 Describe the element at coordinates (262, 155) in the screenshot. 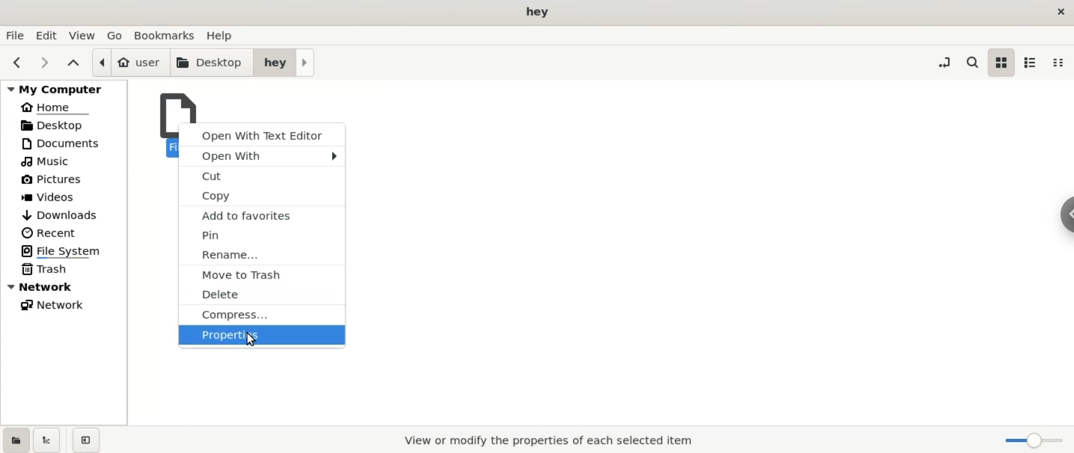

I see `open with` at that location.